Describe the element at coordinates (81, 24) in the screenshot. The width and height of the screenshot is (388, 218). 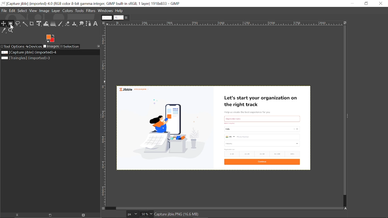
I see `Smudge tool` at that location.